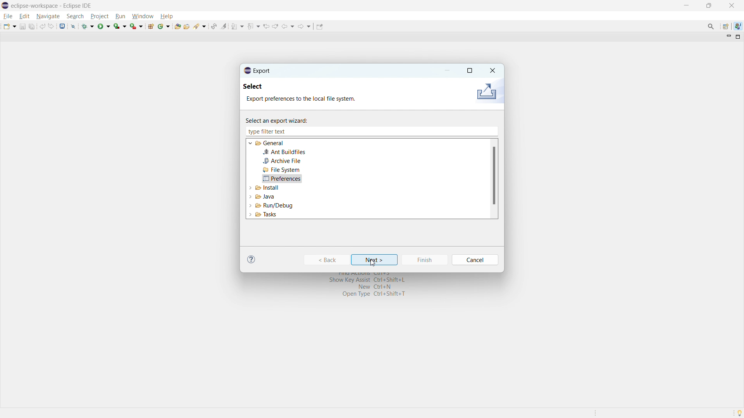 The height and width of the screenshot is (418, 744). Describe the element at coordinates (448, 70) in the screenshot. I see `minimize` at that location.